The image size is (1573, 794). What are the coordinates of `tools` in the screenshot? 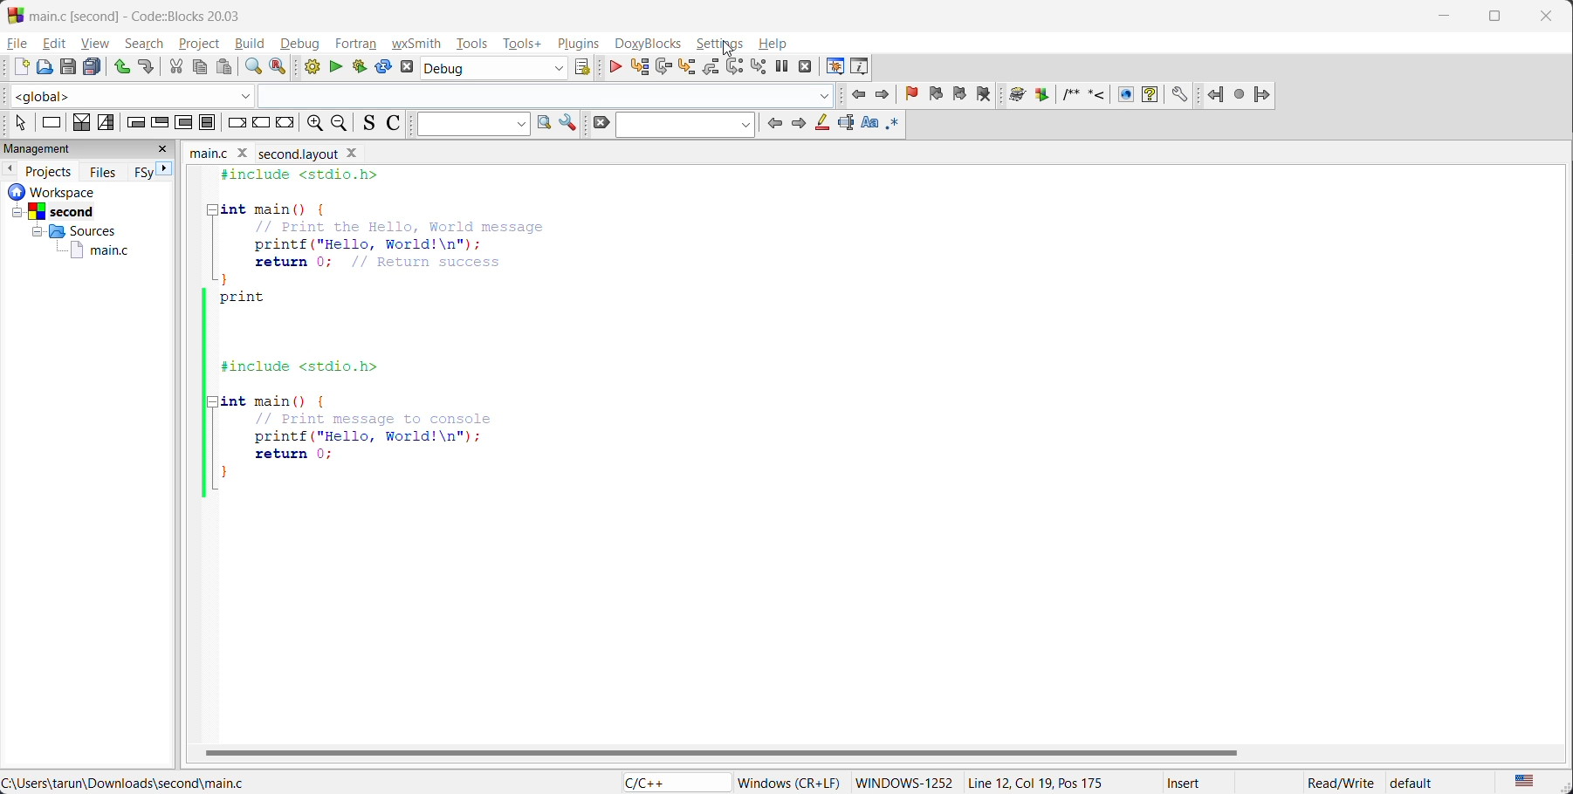 It's located at (470, 46).